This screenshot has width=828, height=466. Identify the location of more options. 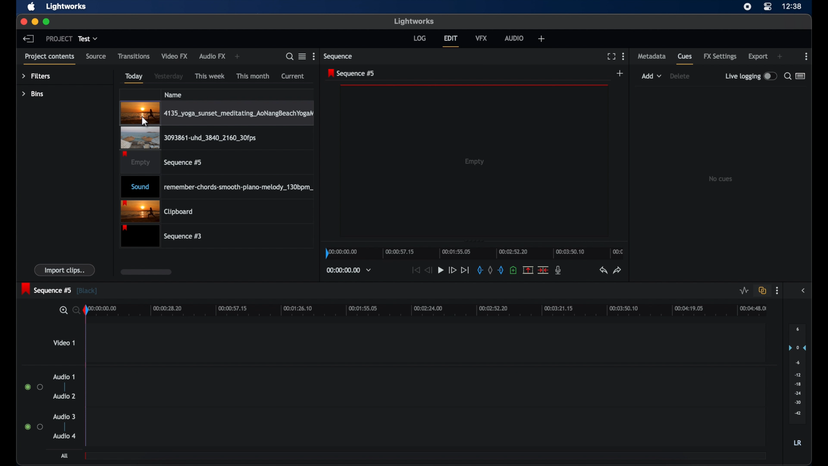
(314, 57).